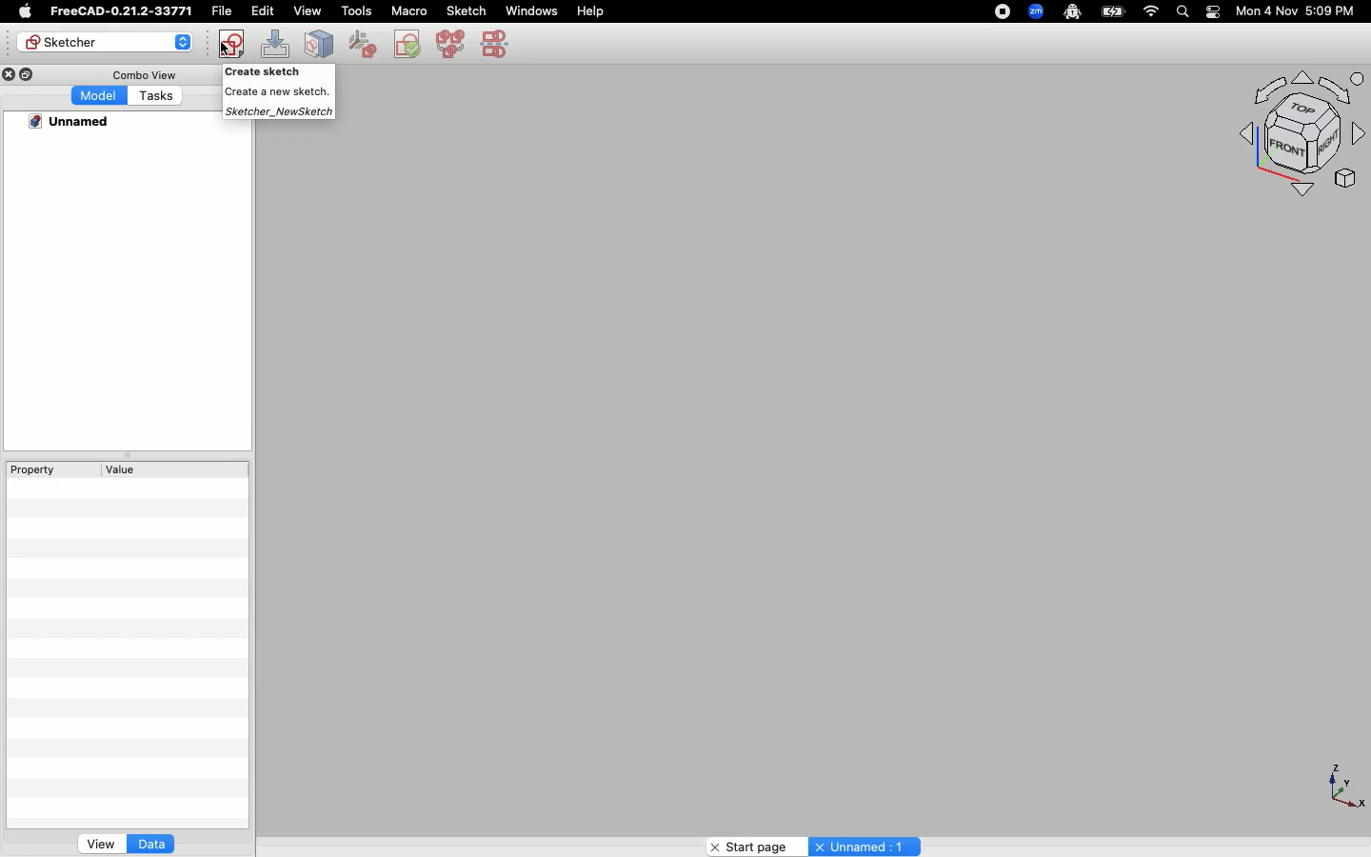 This screenshot has width=1371, height=857. Describe the element at coordinates (173, 465) in the screenshot. I see `Value` at that location.